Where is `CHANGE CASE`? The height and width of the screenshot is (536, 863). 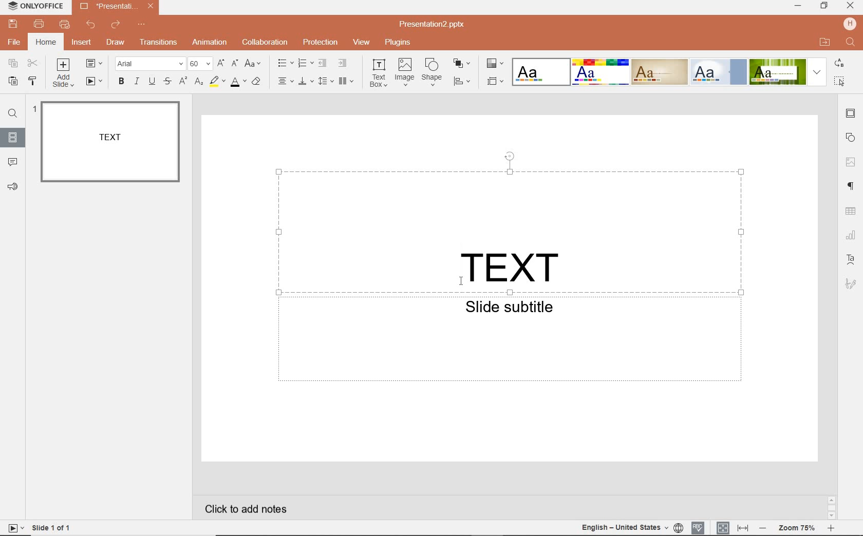 CHANGE CASE is located at coordinates (253, 64).